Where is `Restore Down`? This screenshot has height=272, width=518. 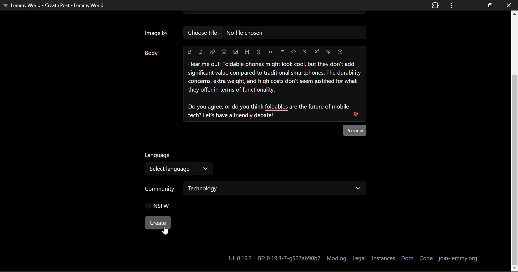
Restore Down is located at coordinates (471, 5).